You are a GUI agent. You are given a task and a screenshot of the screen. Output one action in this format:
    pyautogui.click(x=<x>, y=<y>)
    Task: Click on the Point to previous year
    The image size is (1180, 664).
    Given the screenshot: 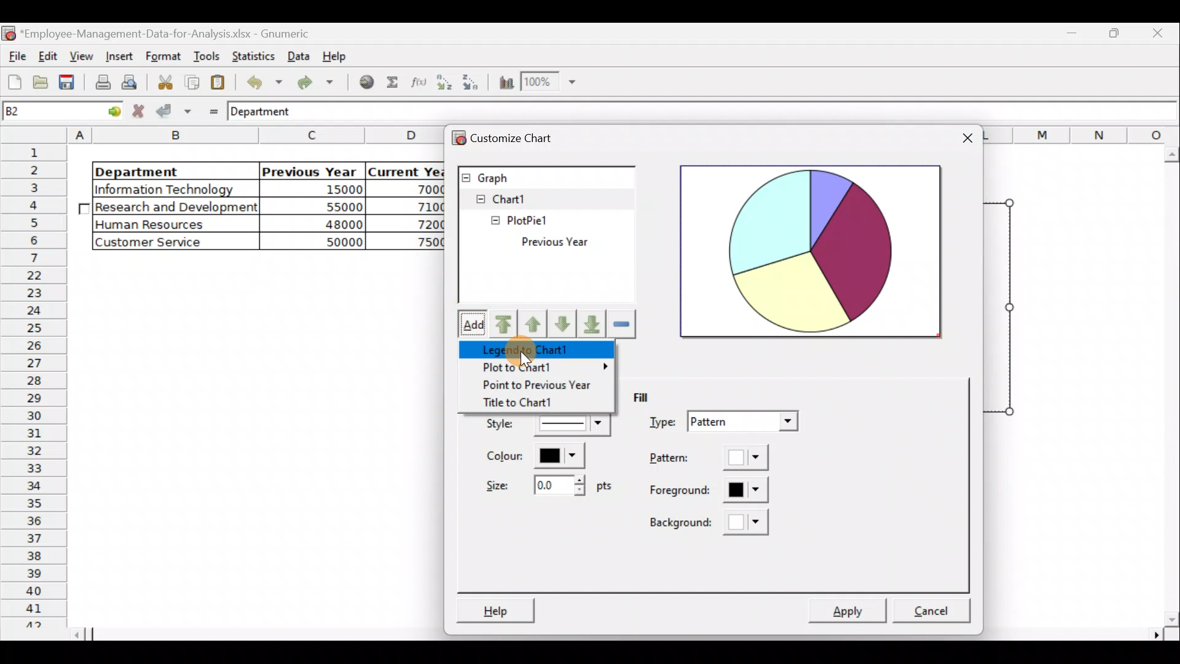 What is the action you would take?
    pyautogui.click(x=538, y=386)
    